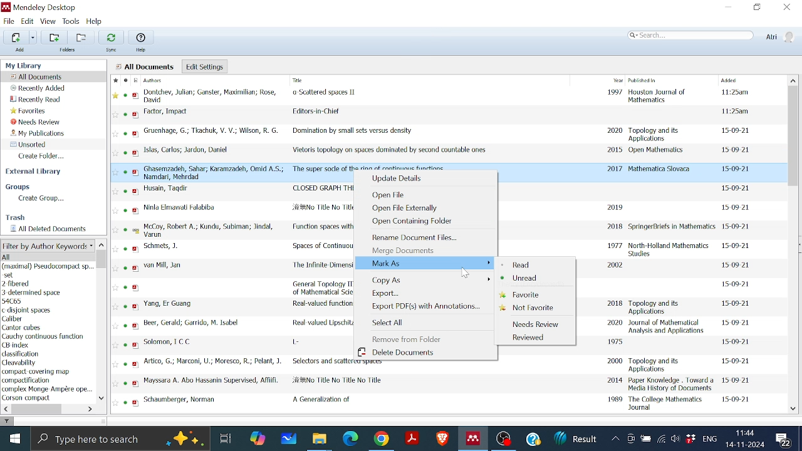  Describe the element at coordinates (677, 326) in the screenshot. I see `document` at that location.